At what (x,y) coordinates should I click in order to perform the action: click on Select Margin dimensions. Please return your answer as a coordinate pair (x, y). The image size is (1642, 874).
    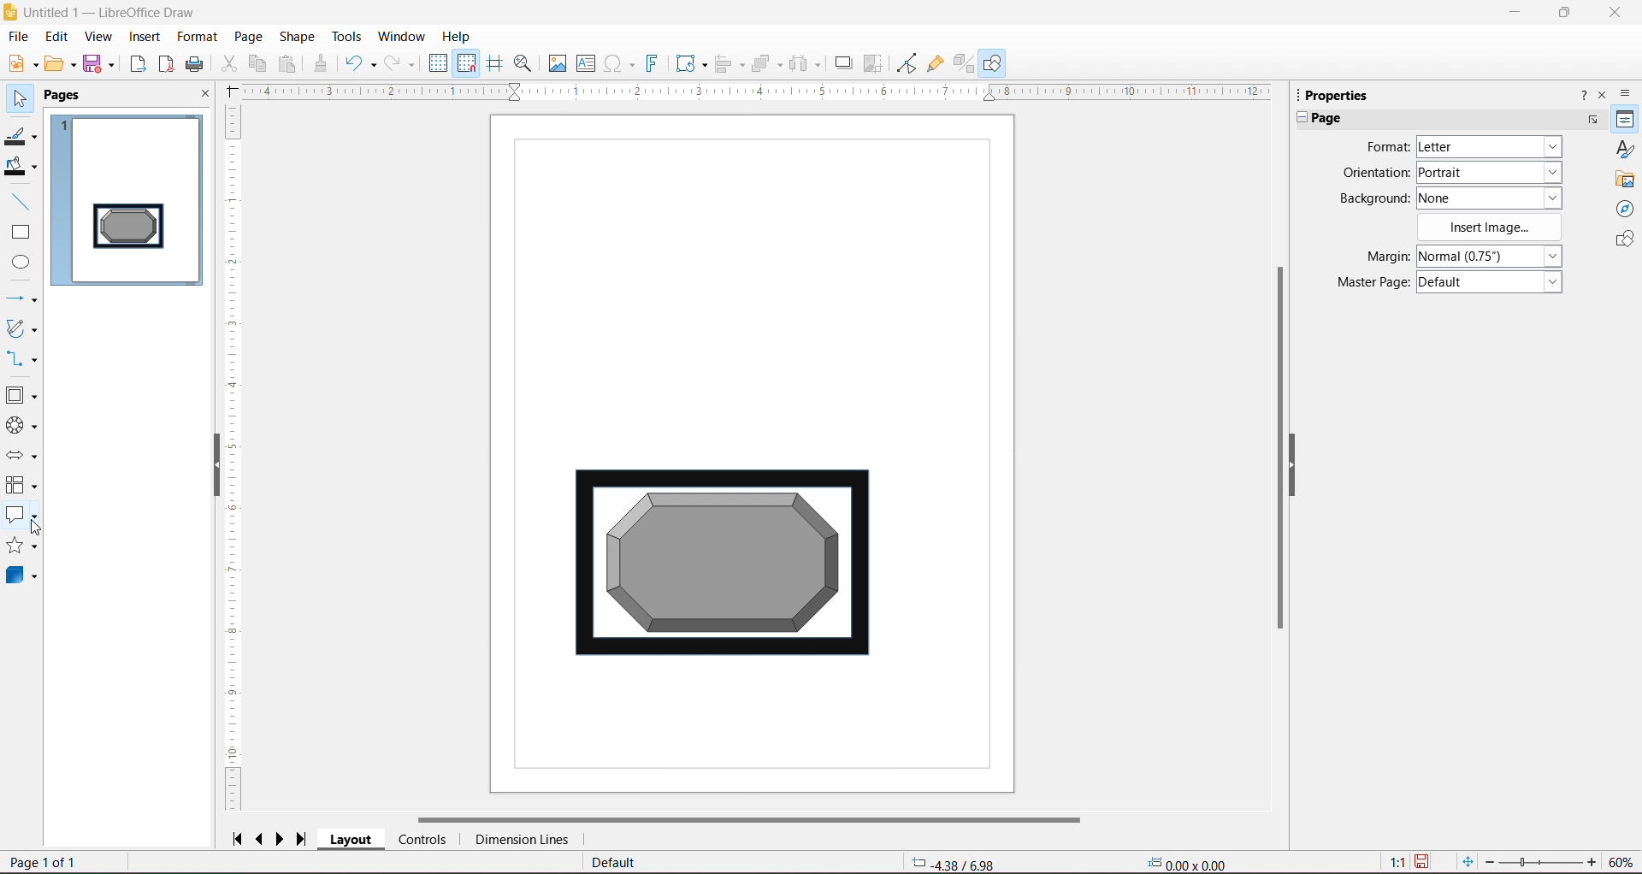
    Looking at the image, I should click on (1488, 257).